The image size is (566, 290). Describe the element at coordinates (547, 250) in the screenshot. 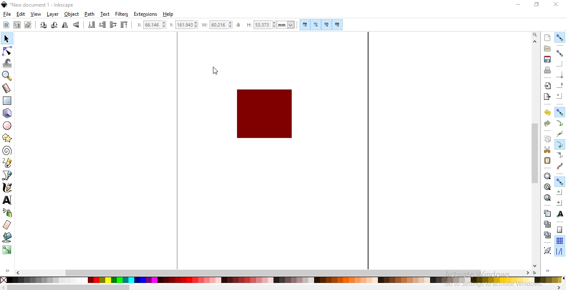

I see `group selected objects` at that location.